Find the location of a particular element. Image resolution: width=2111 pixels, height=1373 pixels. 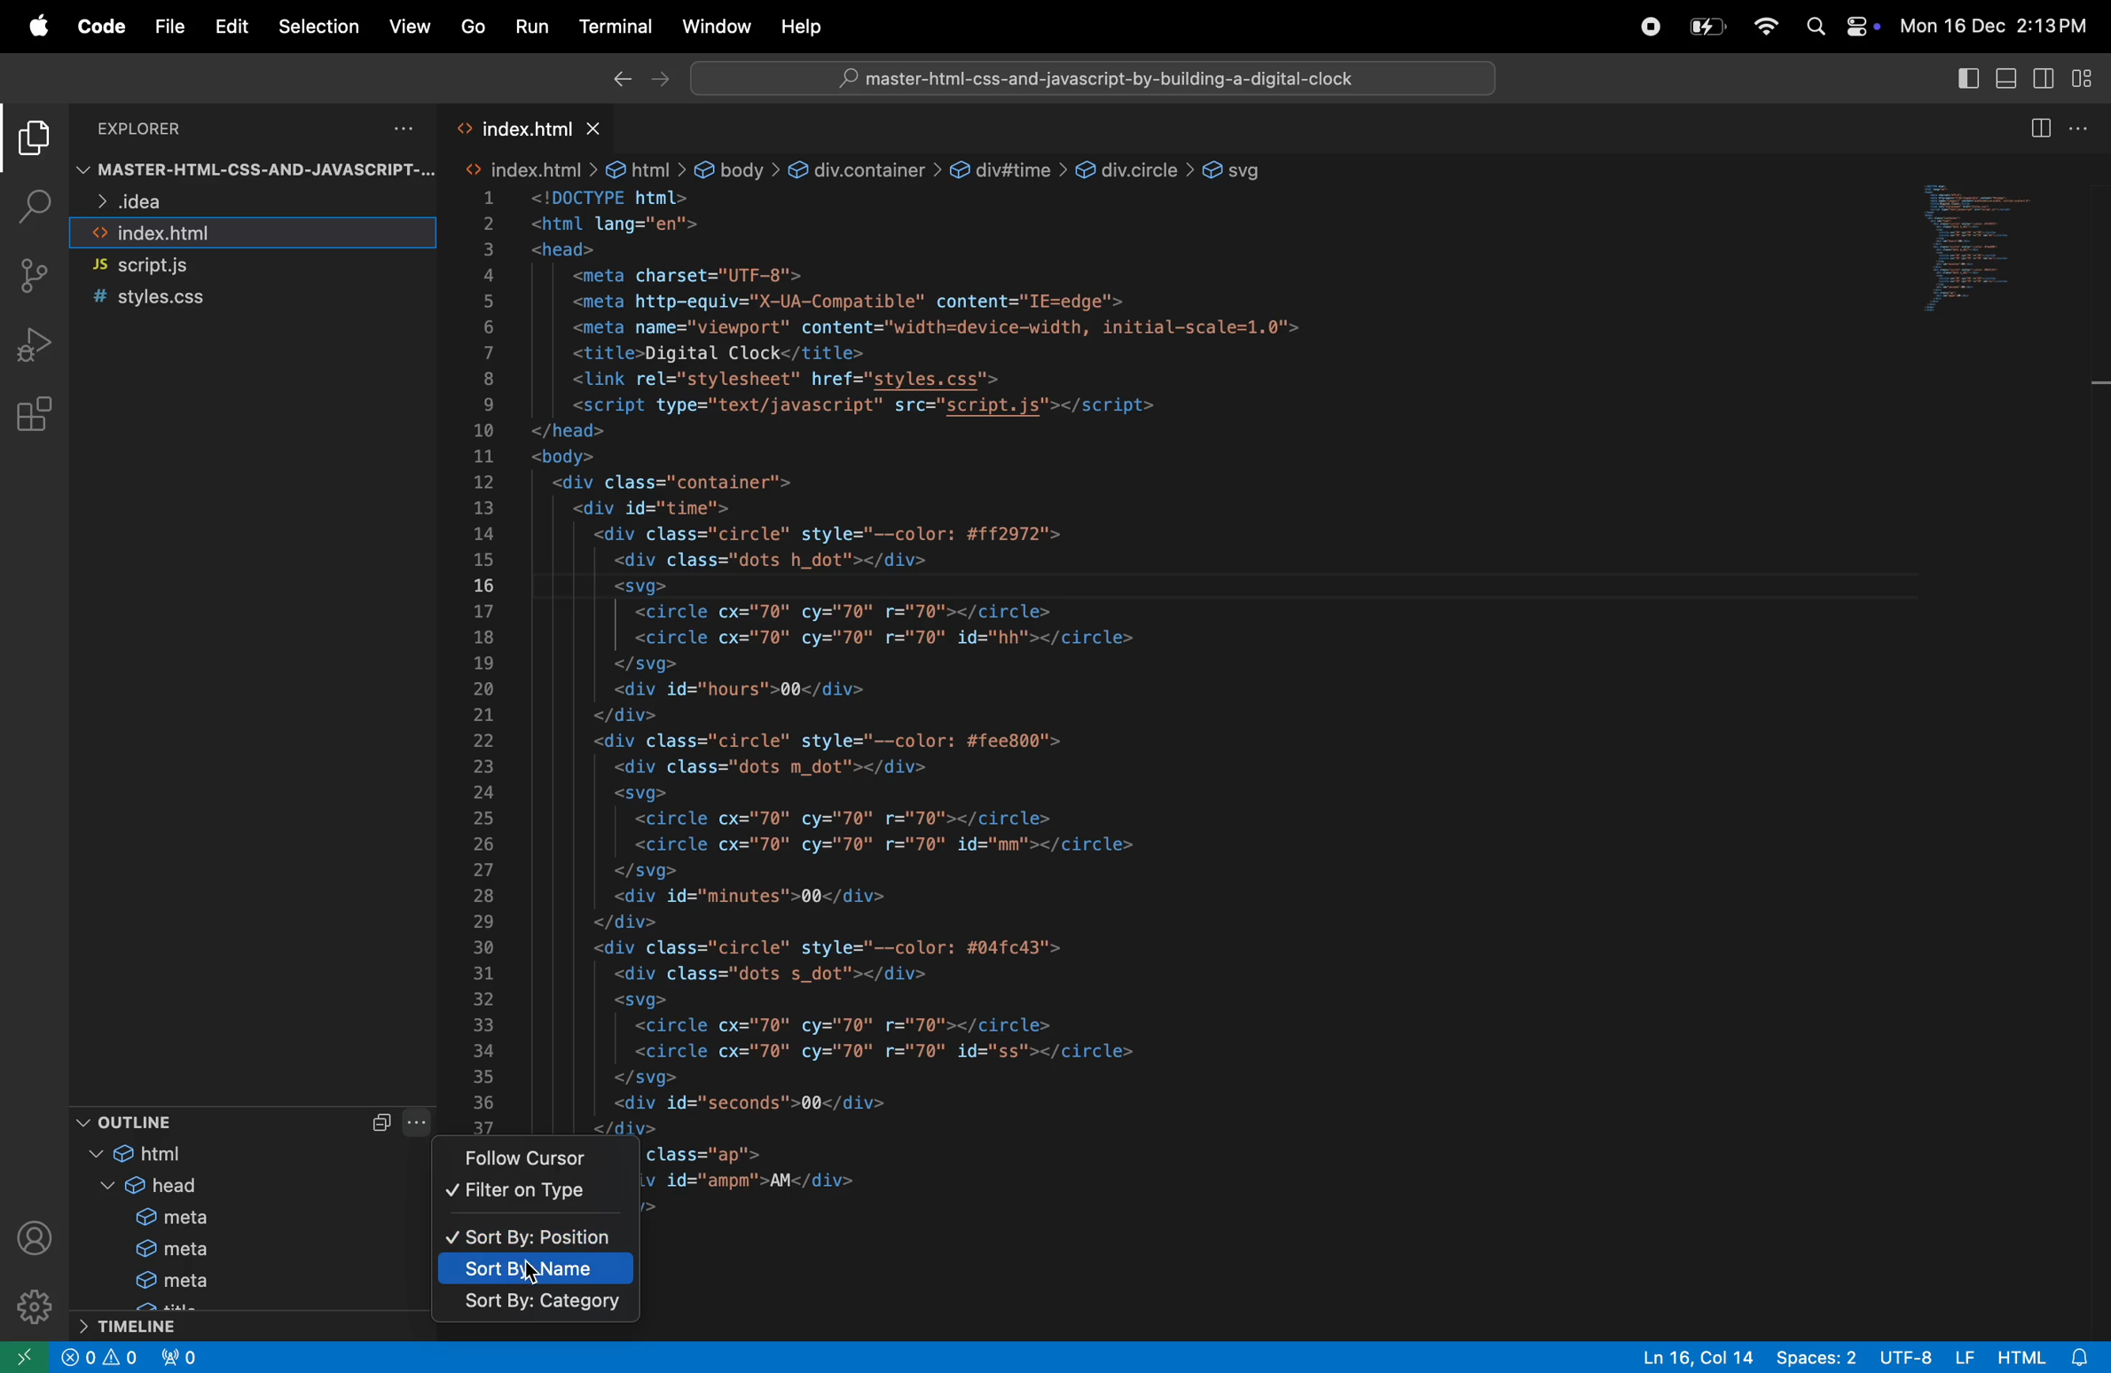

Go is located at coordinates (473, 27).